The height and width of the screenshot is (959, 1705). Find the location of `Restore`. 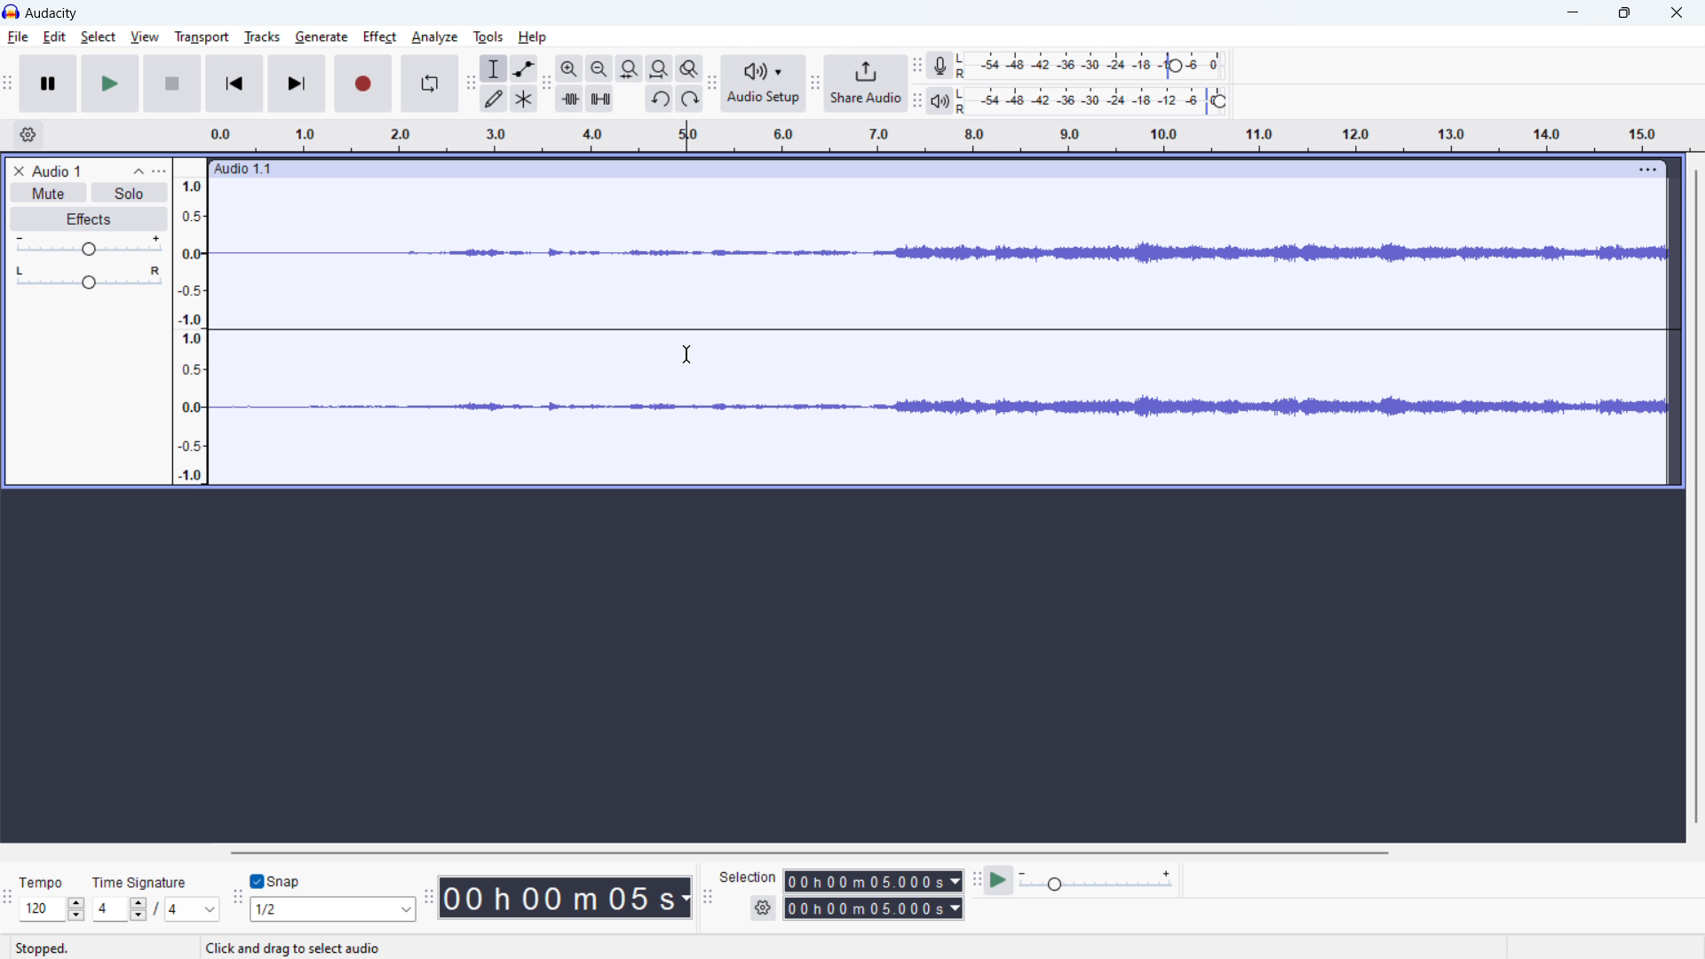

Restore is located at coordinates (1623, 12).